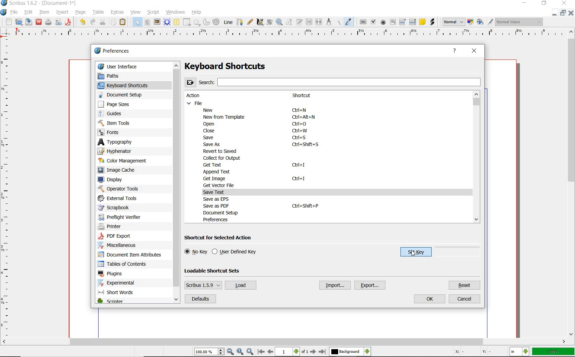 The width and height of the screenshot is (575, 357). Describe the element at coordinates (121, 142) in the screenshot. I see `typography` at that location.